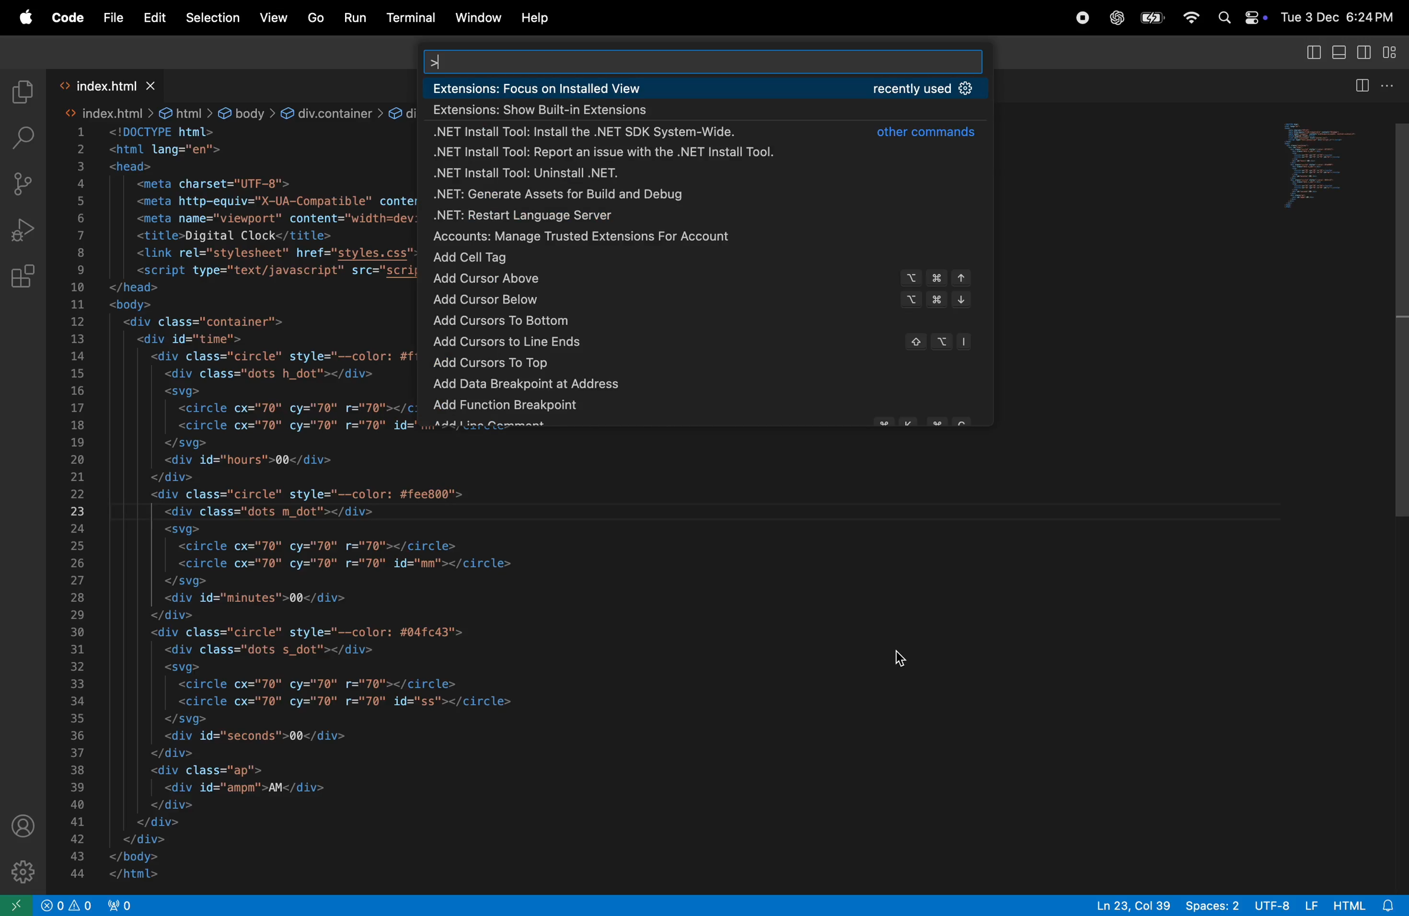  Describe the element at coordinates (1215, 904) in the screenshot. I see `spaces 2` at that location.